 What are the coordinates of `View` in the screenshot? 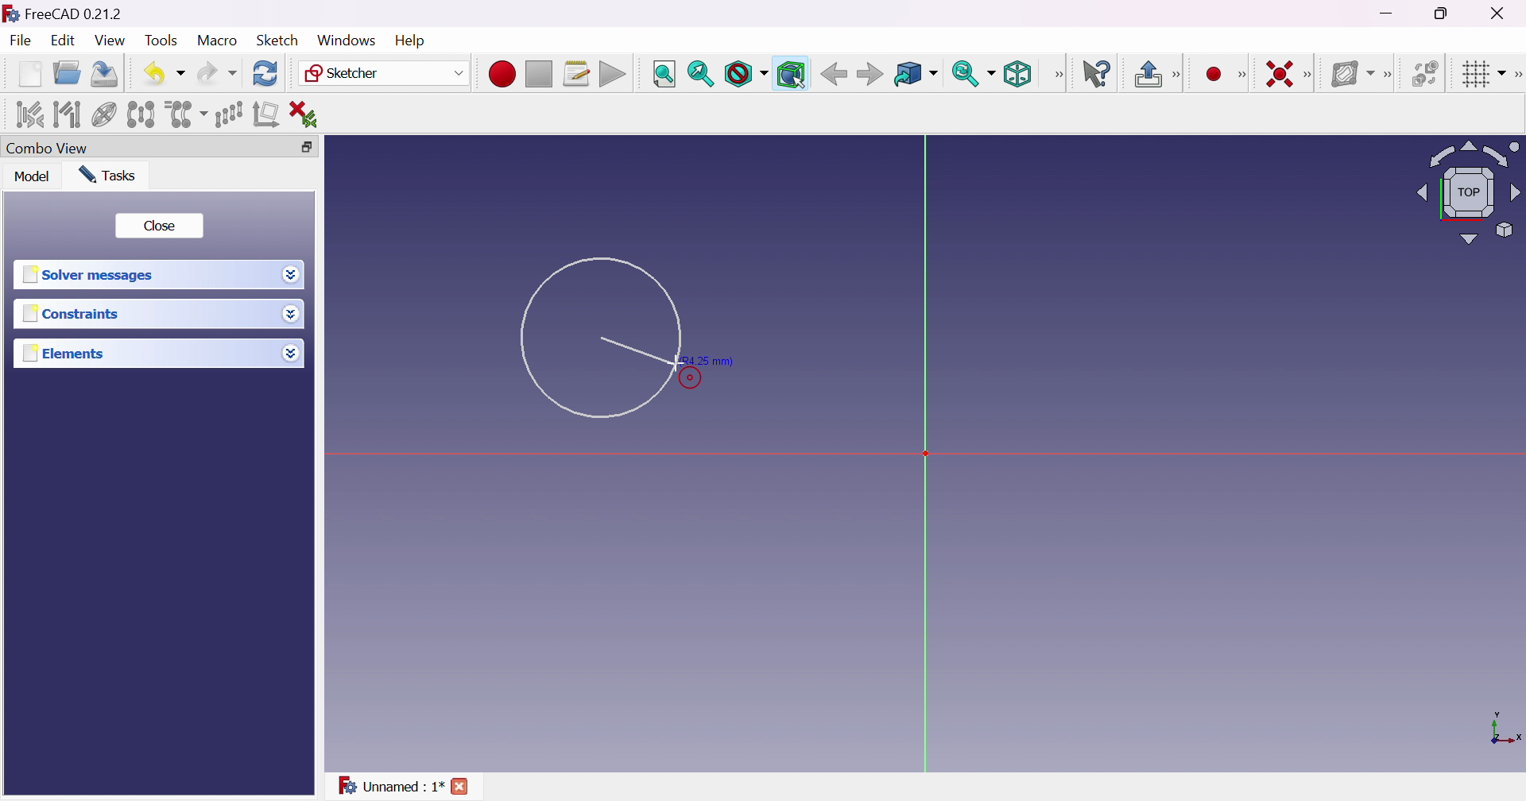 It's located at (109, 40).